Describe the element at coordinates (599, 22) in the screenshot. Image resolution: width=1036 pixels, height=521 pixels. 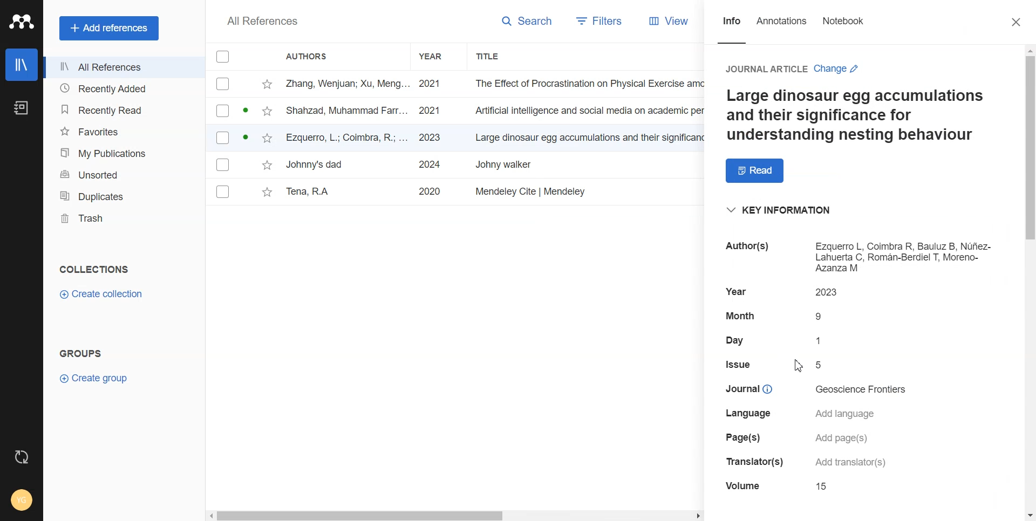
I see `Filters` at that location.